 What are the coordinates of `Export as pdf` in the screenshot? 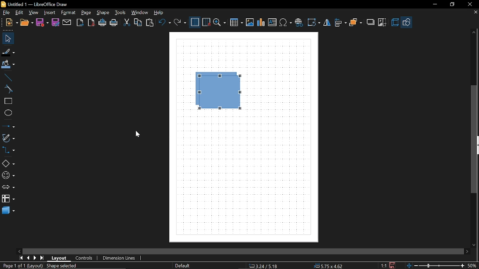 It's located at (91, 23).